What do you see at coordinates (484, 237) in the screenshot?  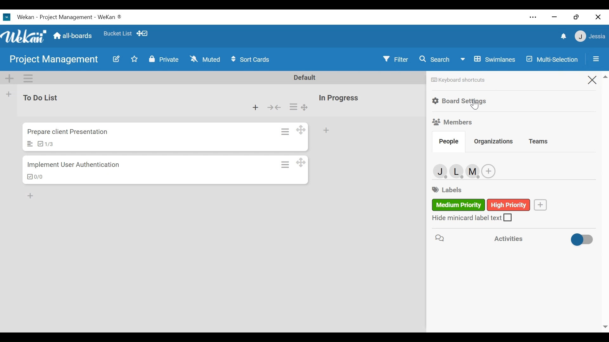 I see `Activities` at bounding box center [484, 237].